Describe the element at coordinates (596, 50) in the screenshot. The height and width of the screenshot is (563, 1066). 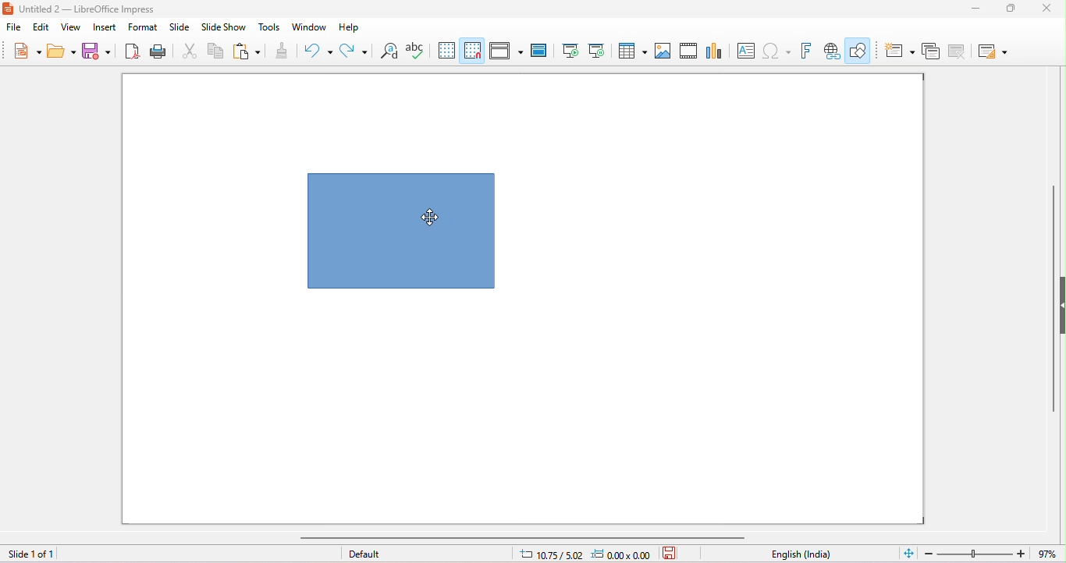
I see `start from current` at that location.